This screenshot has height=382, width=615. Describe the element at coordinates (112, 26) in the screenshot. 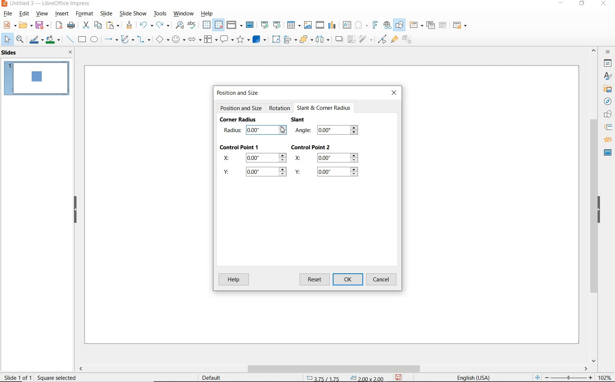

I see `paste` at that location.